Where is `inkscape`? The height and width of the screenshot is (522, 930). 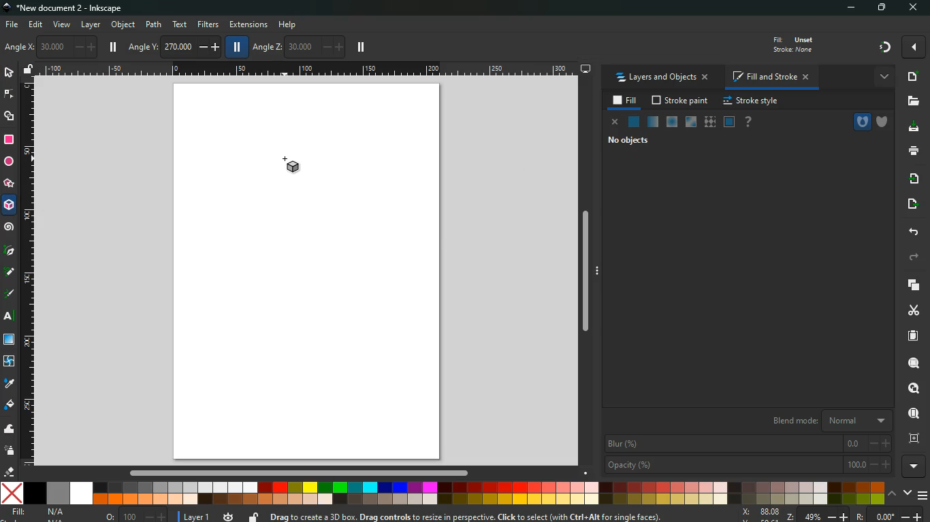
inkscape is located at coordinates (67, 9).